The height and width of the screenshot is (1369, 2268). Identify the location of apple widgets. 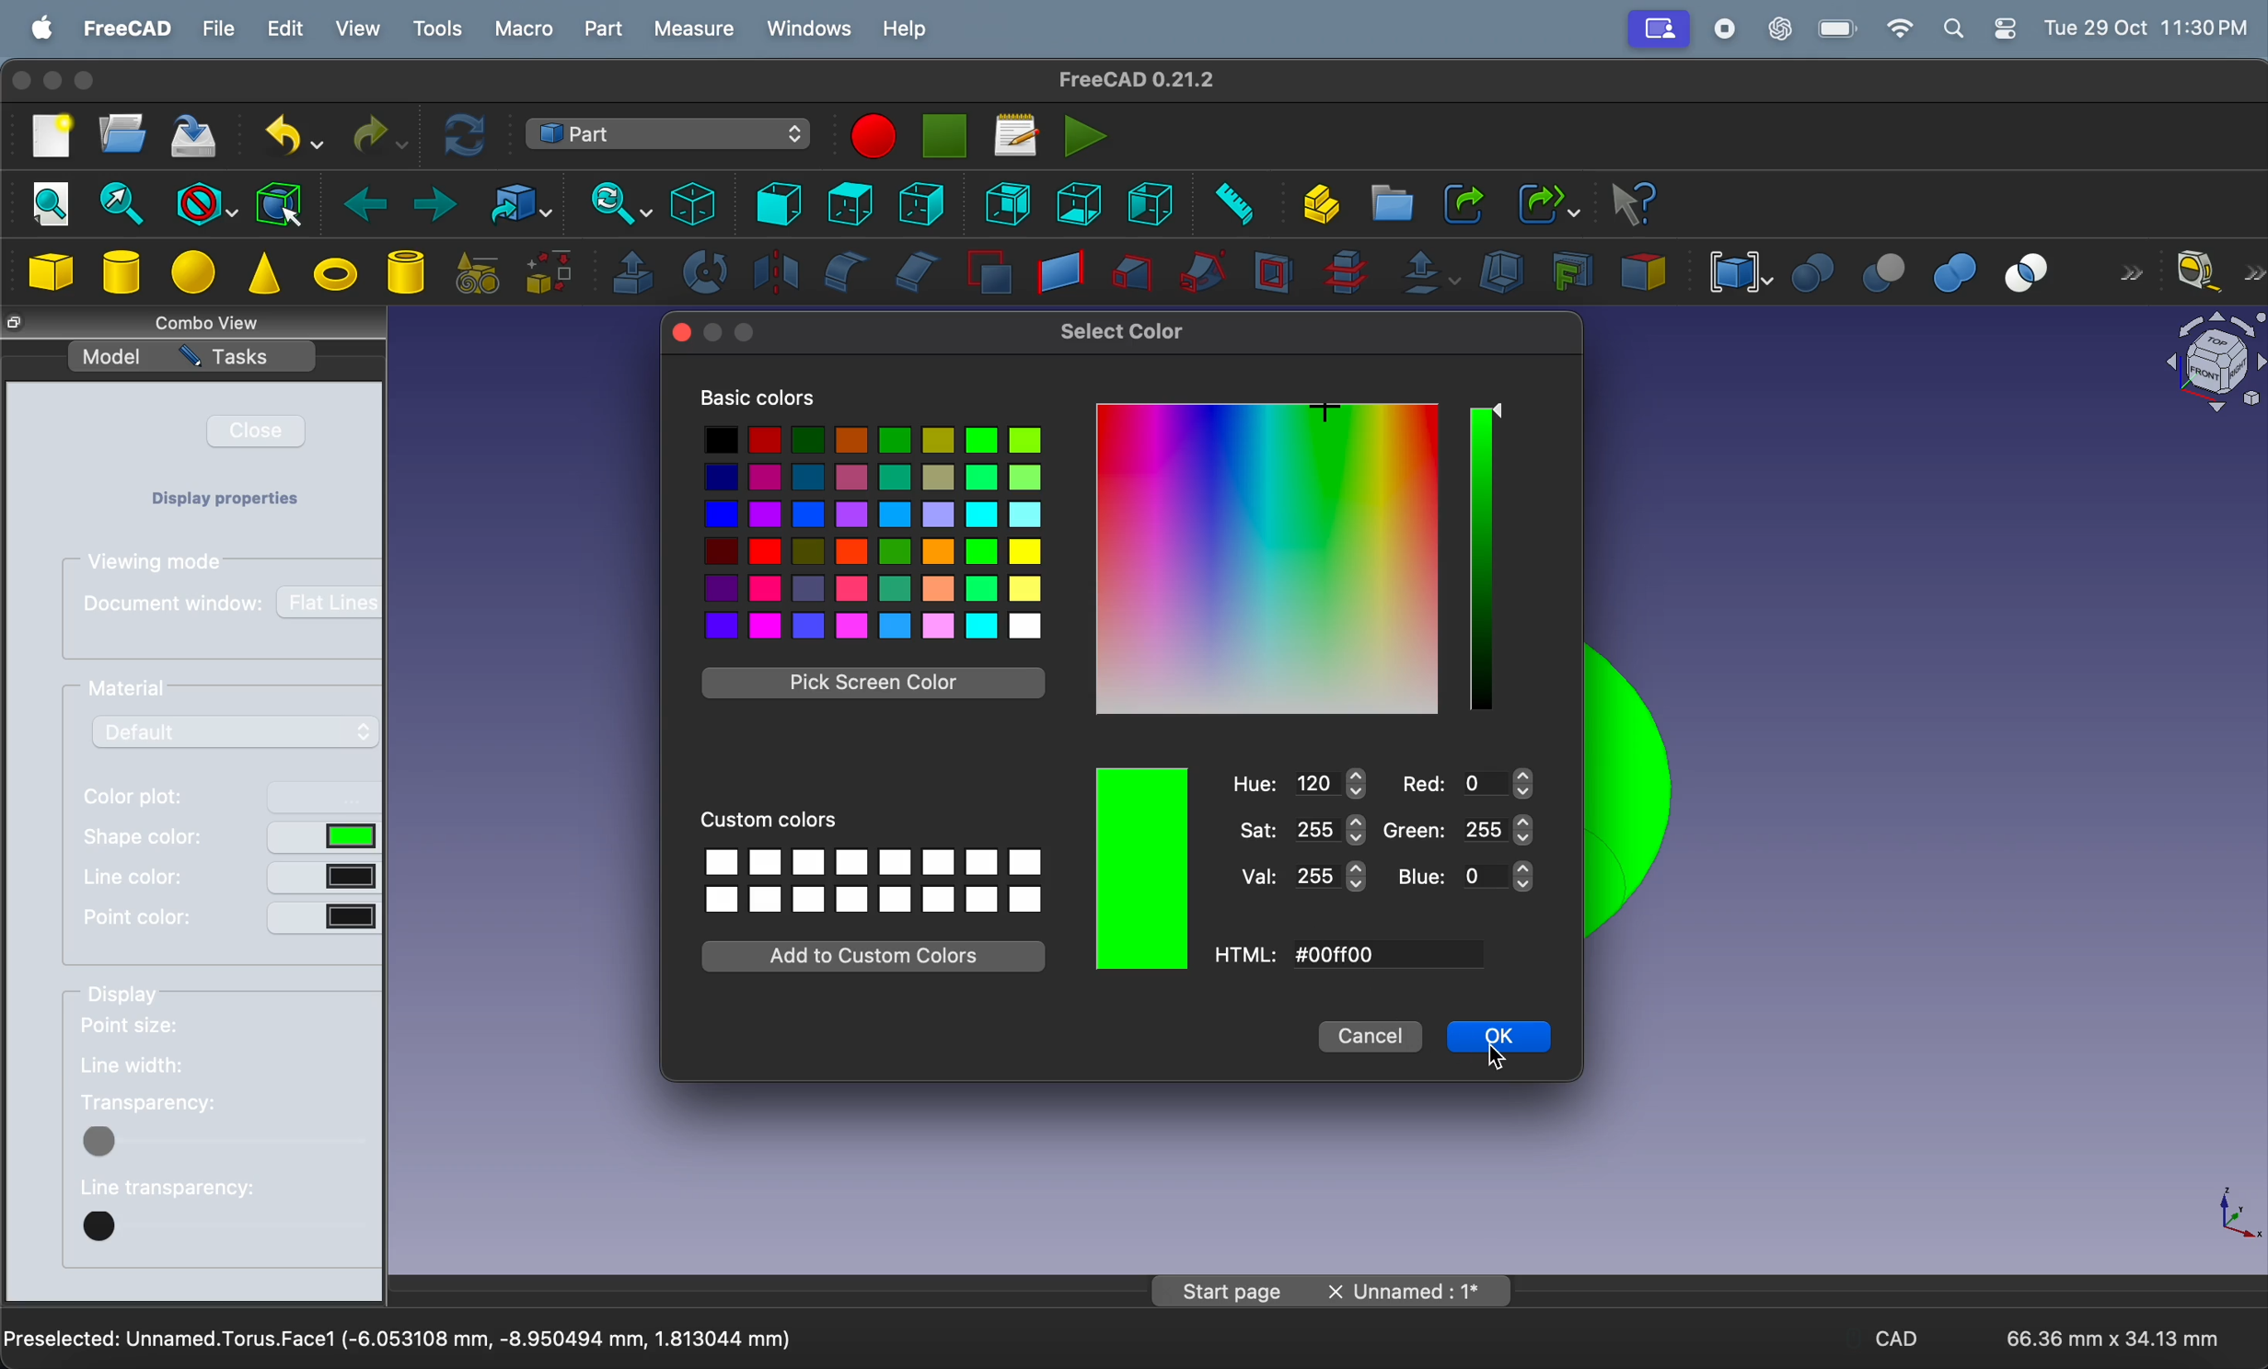
(1958, 29).